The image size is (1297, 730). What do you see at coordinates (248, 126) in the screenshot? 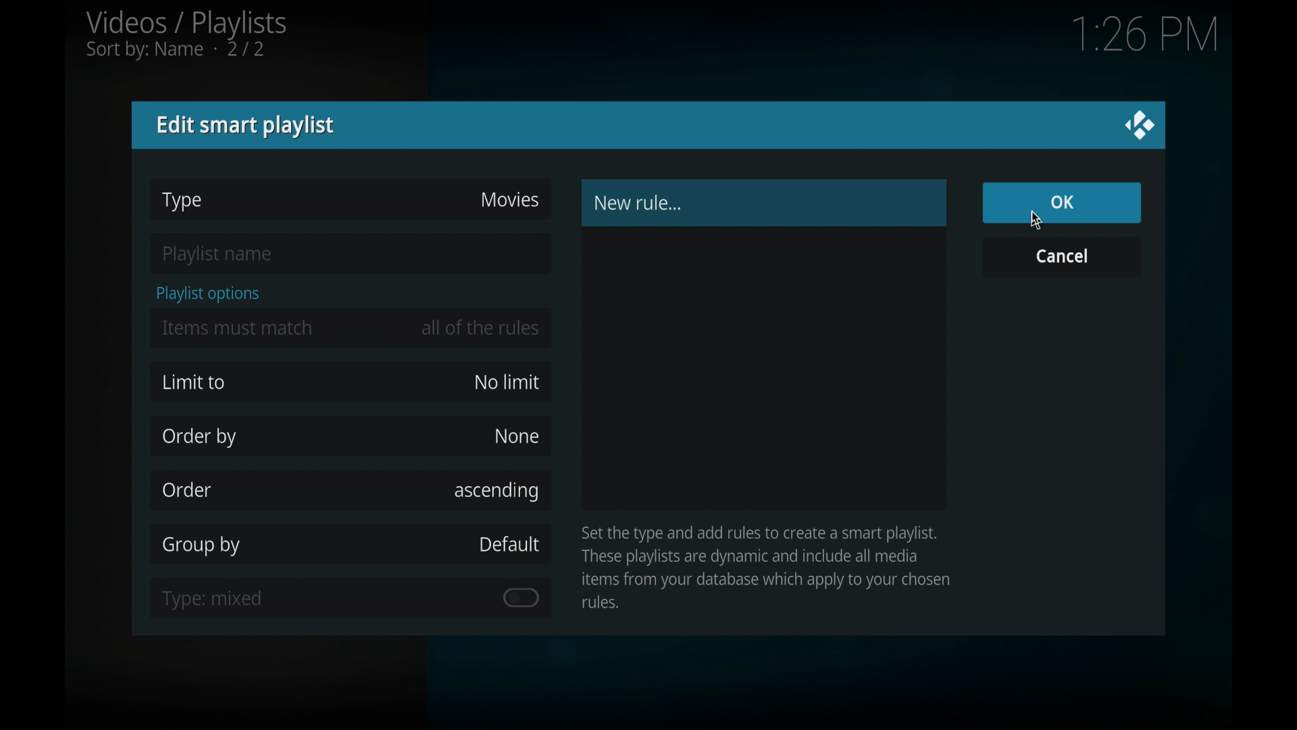
I see `edit smart playlist` at bounding box center [248, 126].